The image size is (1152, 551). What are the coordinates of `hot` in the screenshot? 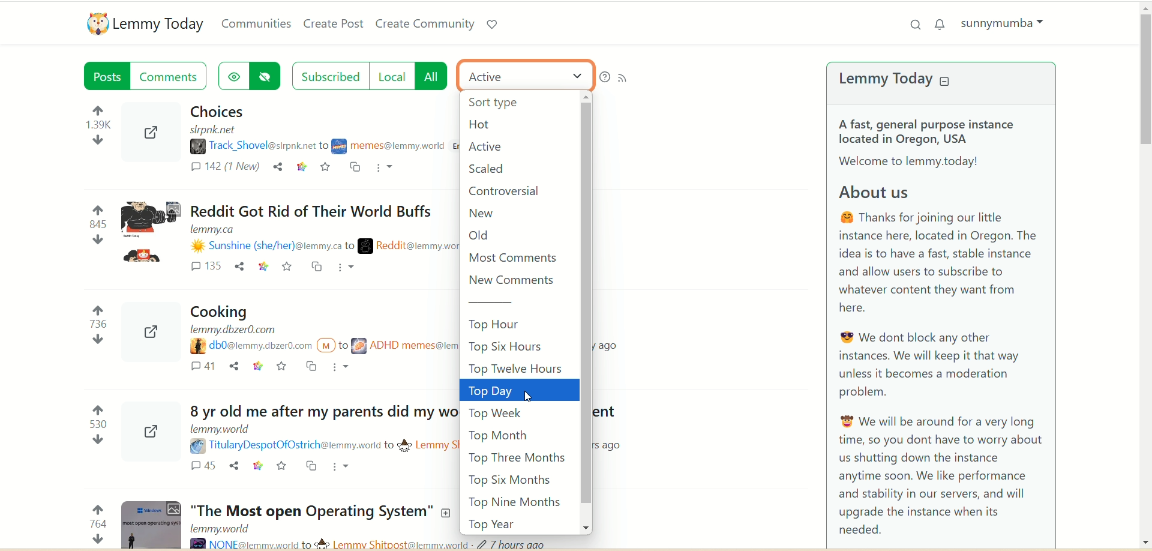 It's located at (487, 125).